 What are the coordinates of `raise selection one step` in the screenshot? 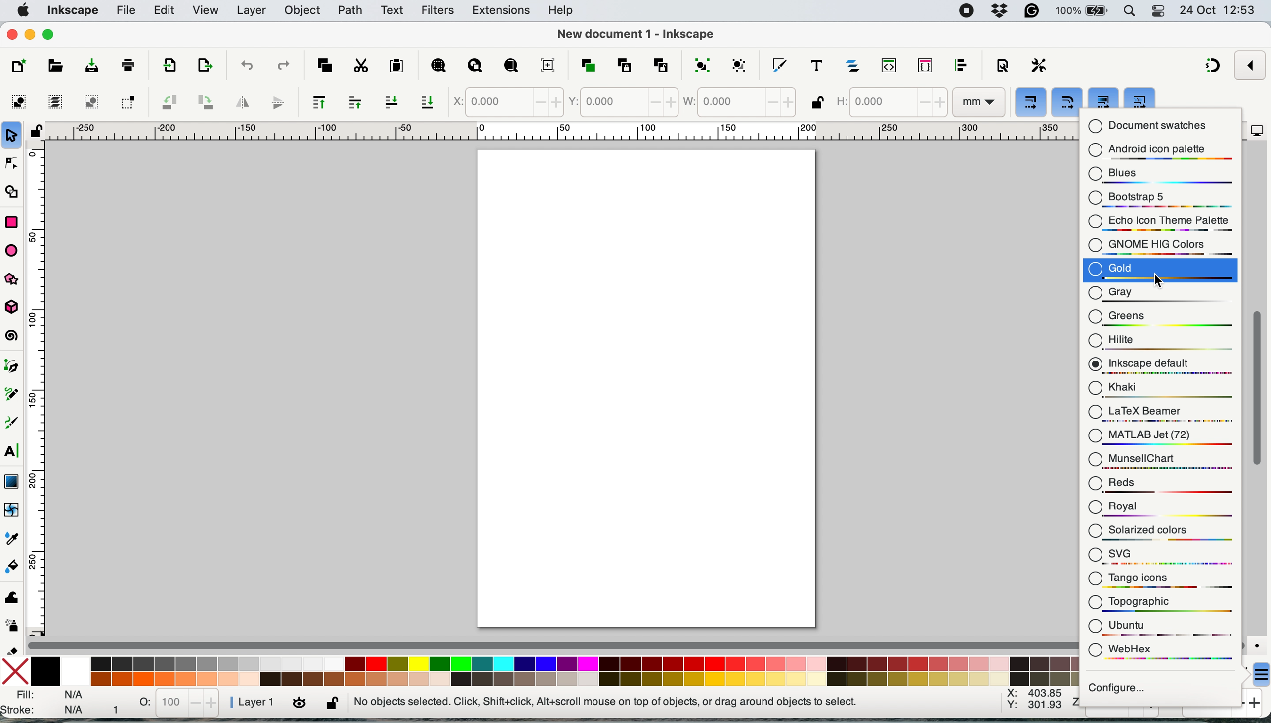 It's located at (356, 103).